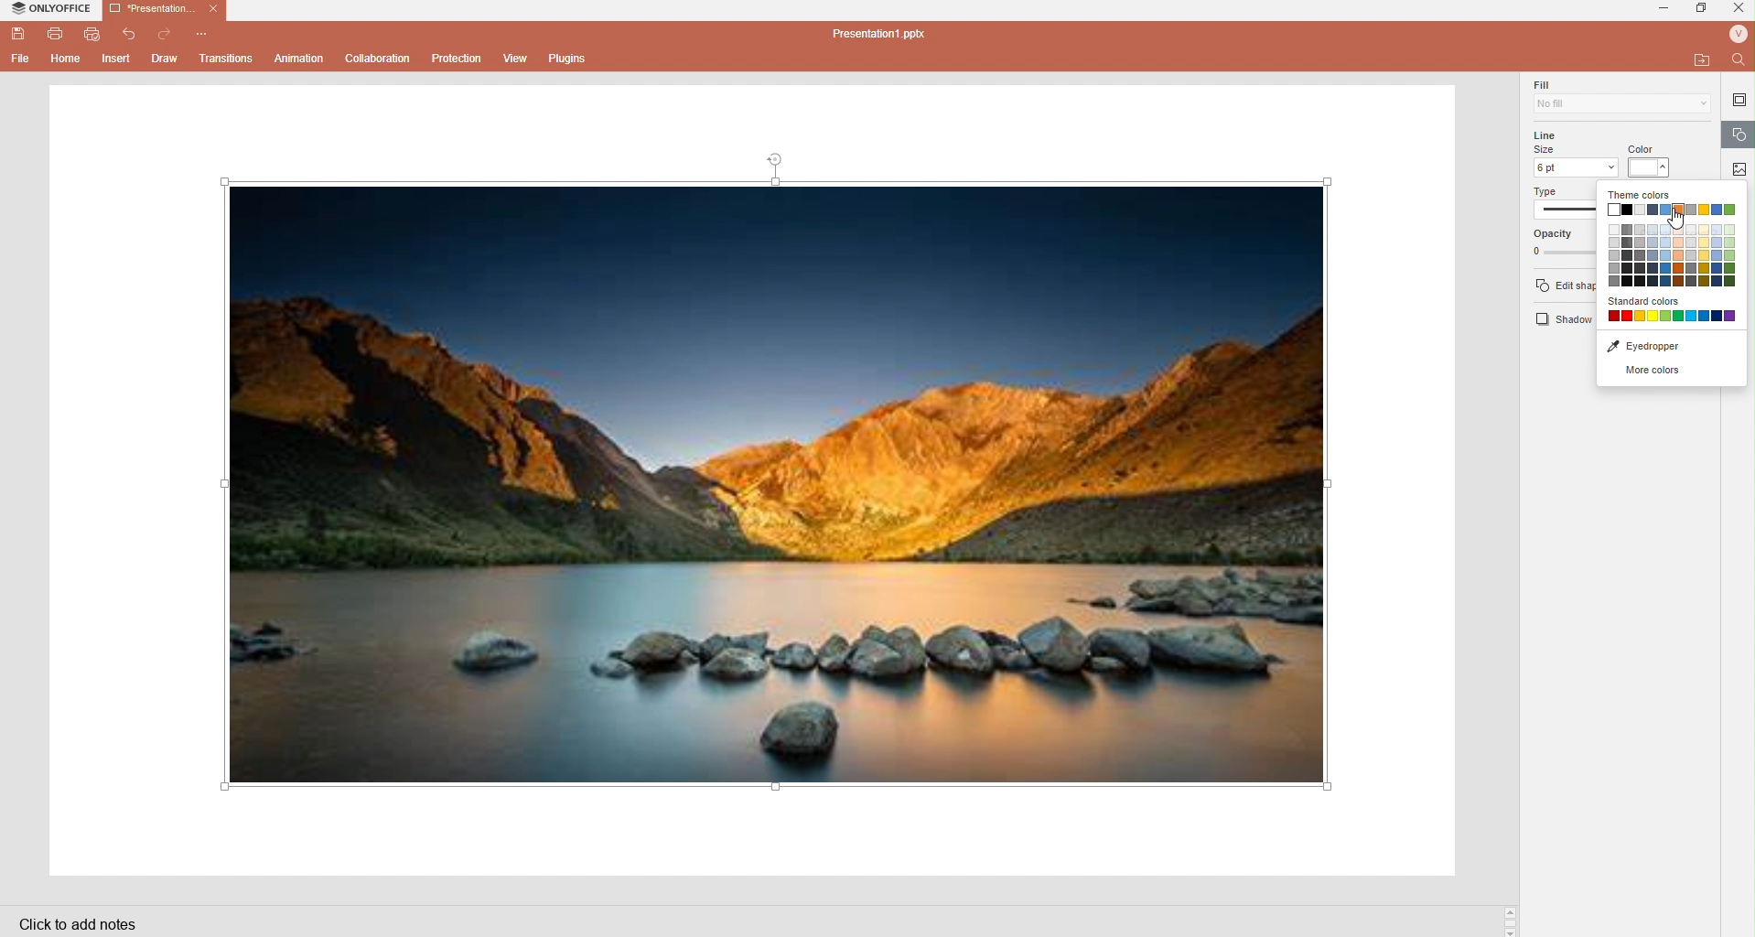 This screenshot has width=1755, height=937. What do you see at coordinates (1667, 8) in the screenshot?
I see `minimize` at bounding box center [1667, 8].